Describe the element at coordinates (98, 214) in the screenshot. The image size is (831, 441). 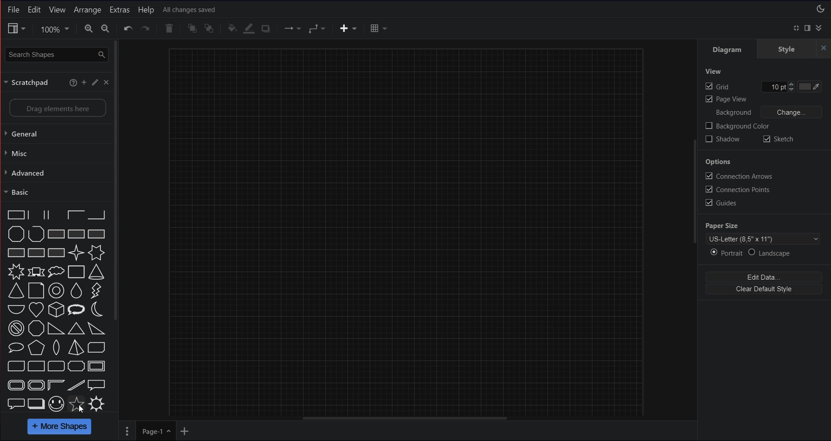
I see `partial rectangle` at that location.